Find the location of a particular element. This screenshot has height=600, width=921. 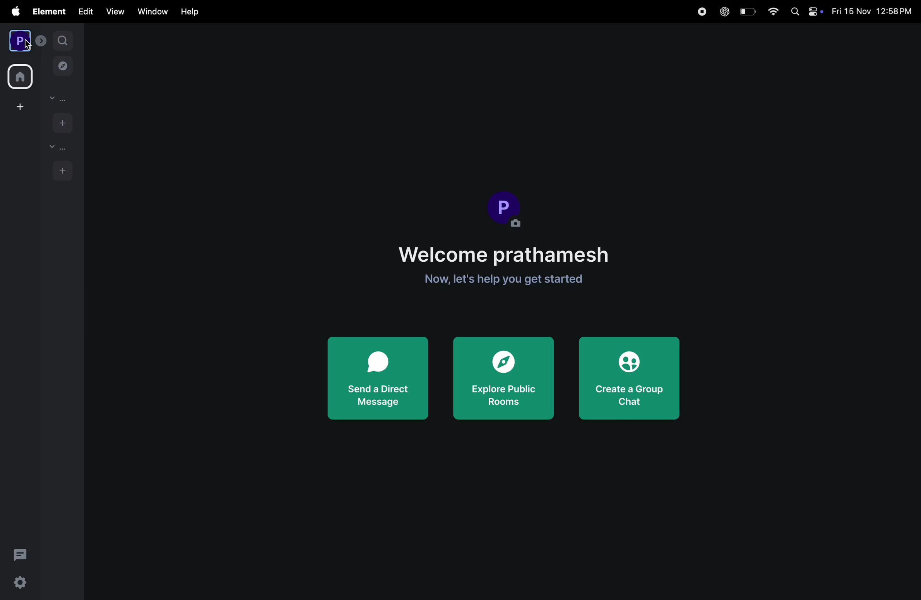

battery is located at coordinates (747, 11).